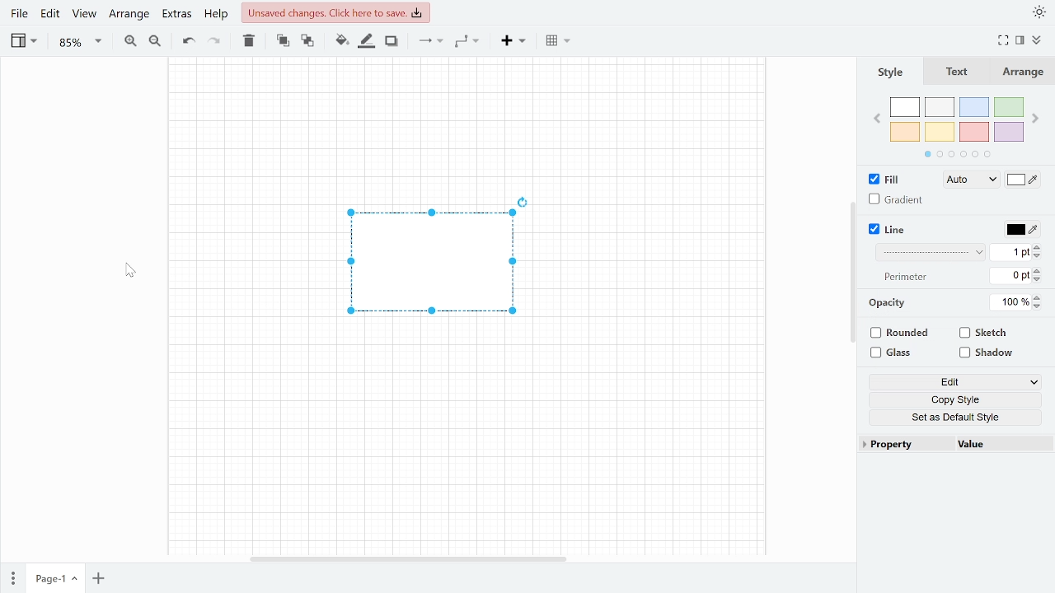 This screenshot has width=1055, height=593. Describe the element at coordinates (77, 43) in the screenshot. I see `Zoom (85%)` at that location.